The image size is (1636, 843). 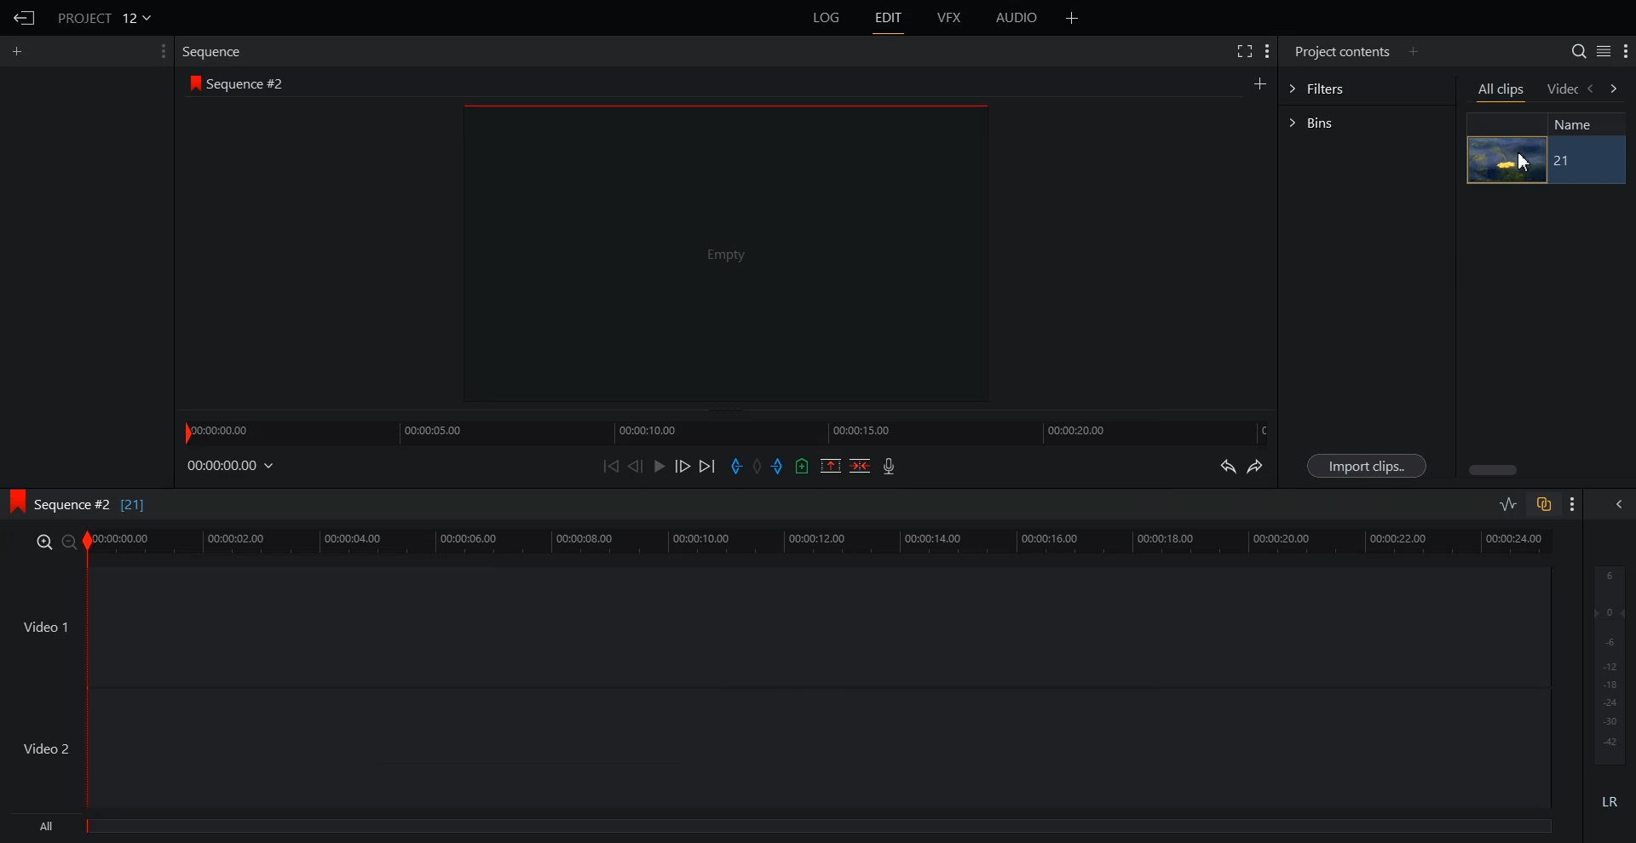 What do you see at coordinates (830, 465) in the screenshot?
I see `Remove the mark section` at bounding box center [830, 465].